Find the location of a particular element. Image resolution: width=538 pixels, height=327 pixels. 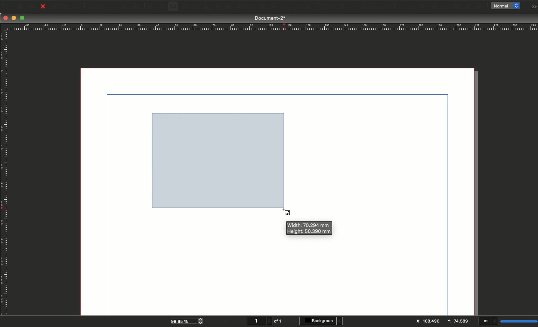

Save as PDF is located at coordinates (78, 6).